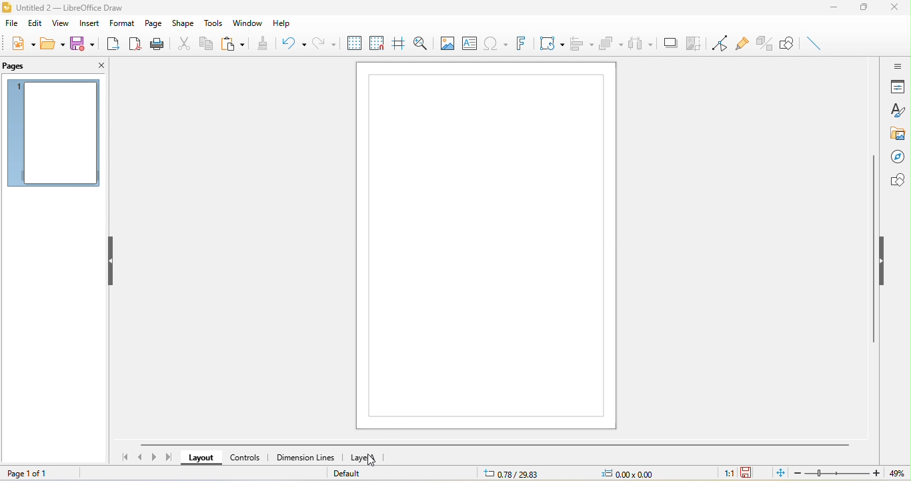 Image resolution: width=911 pixels, height=481 pixels. Describe the element at coordinates (373, 462) in the screenshot. I see `cursor` at that location.